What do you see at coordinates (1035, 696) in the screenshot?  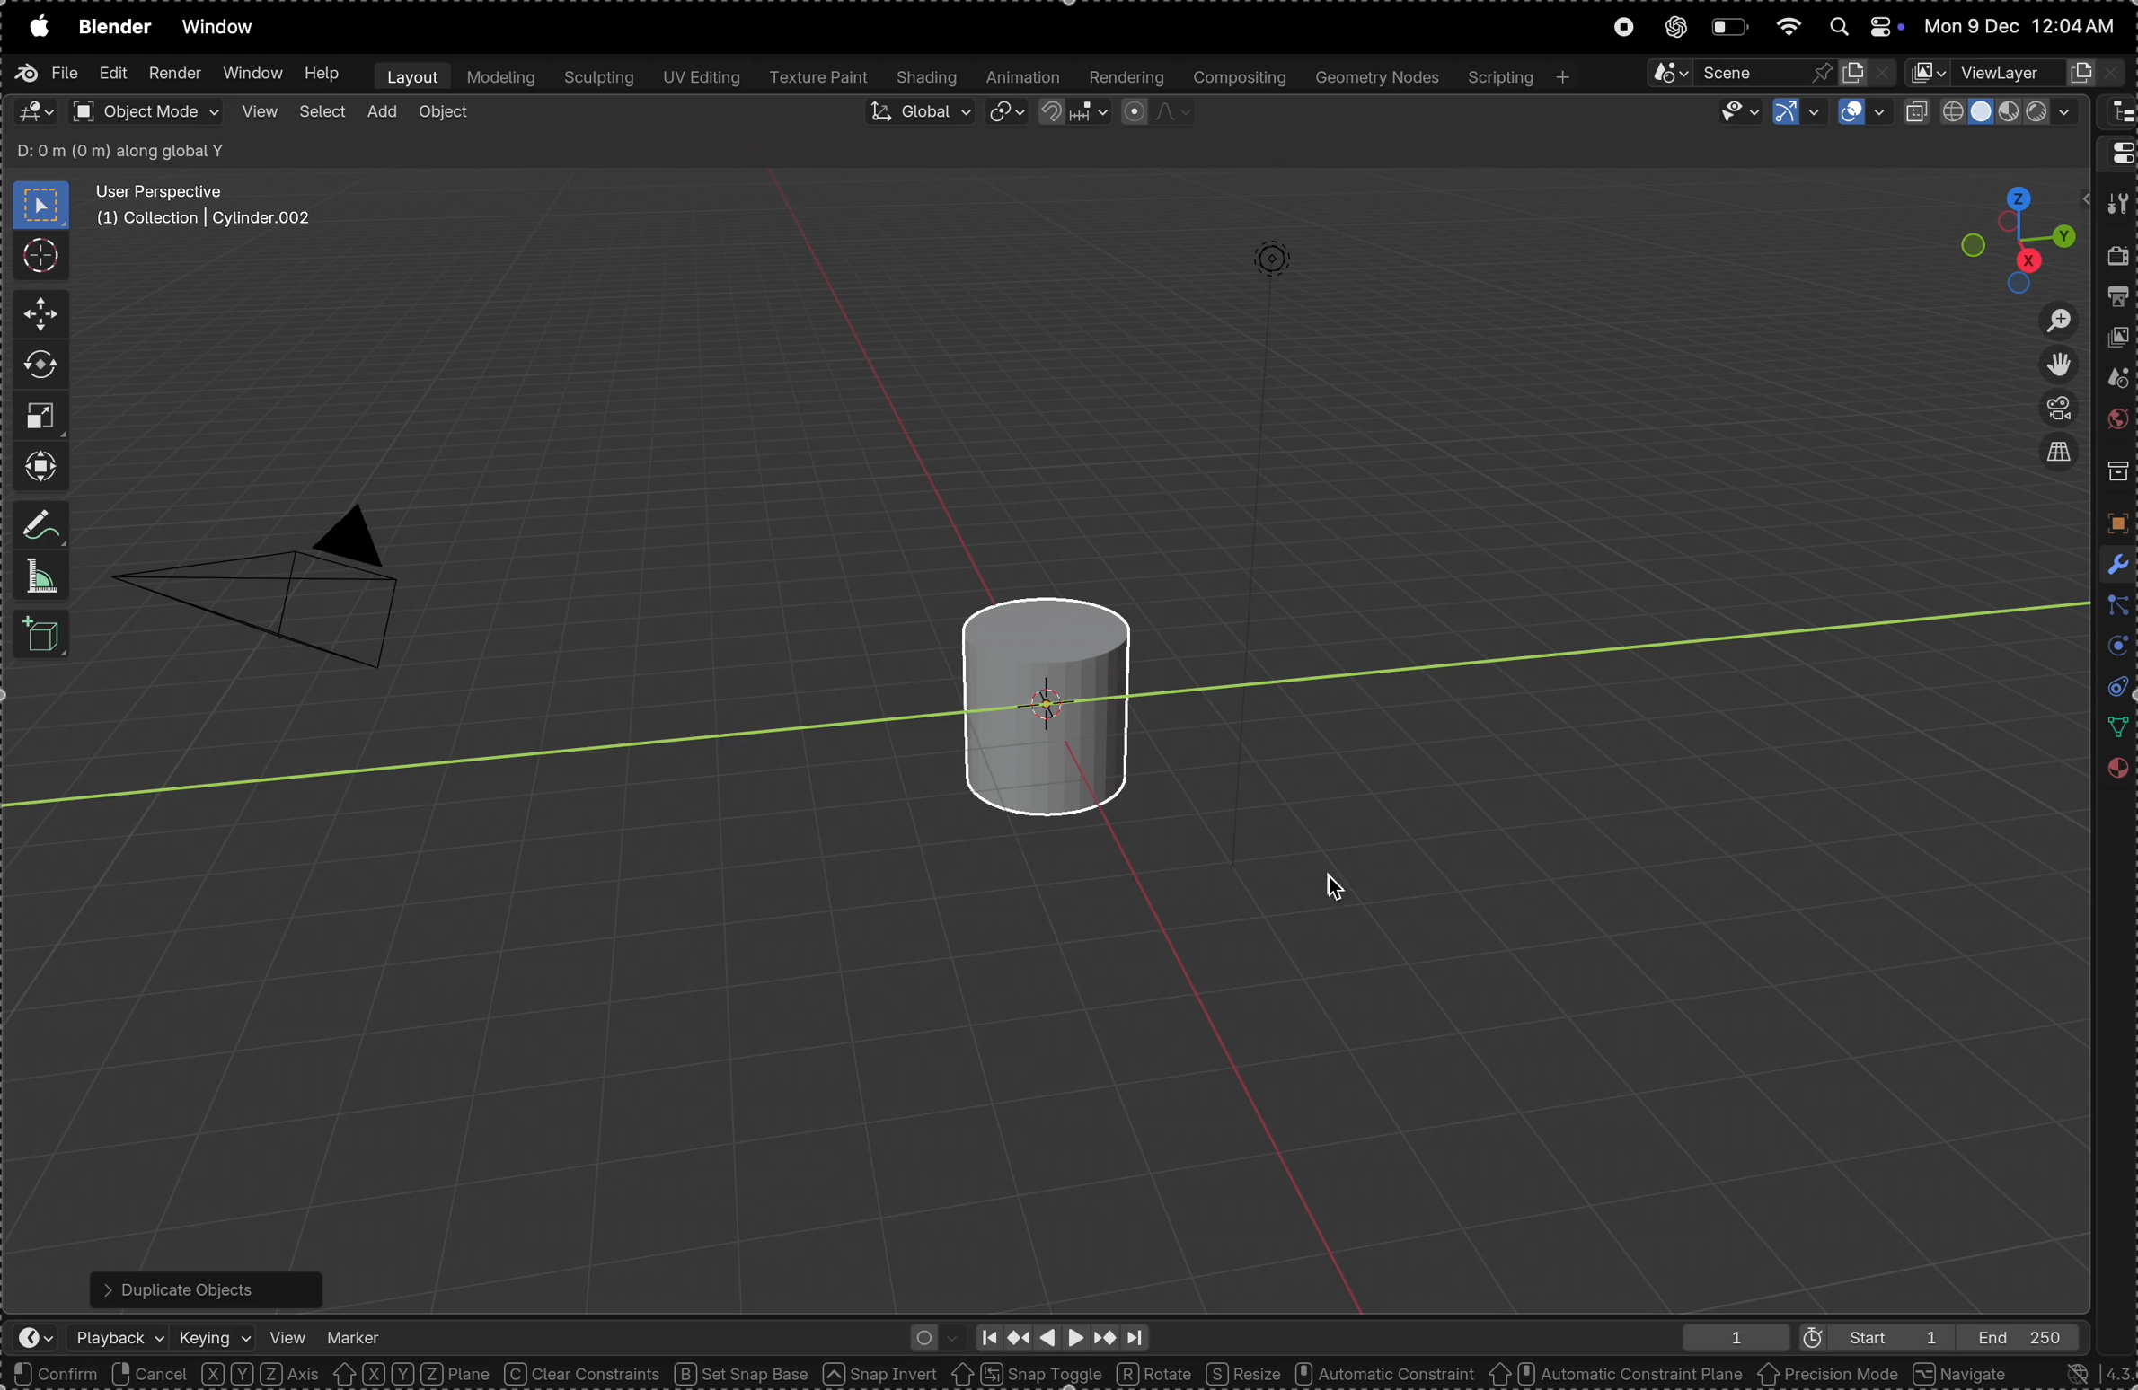 I see `cylinder` at bounding box center [1035, 696].